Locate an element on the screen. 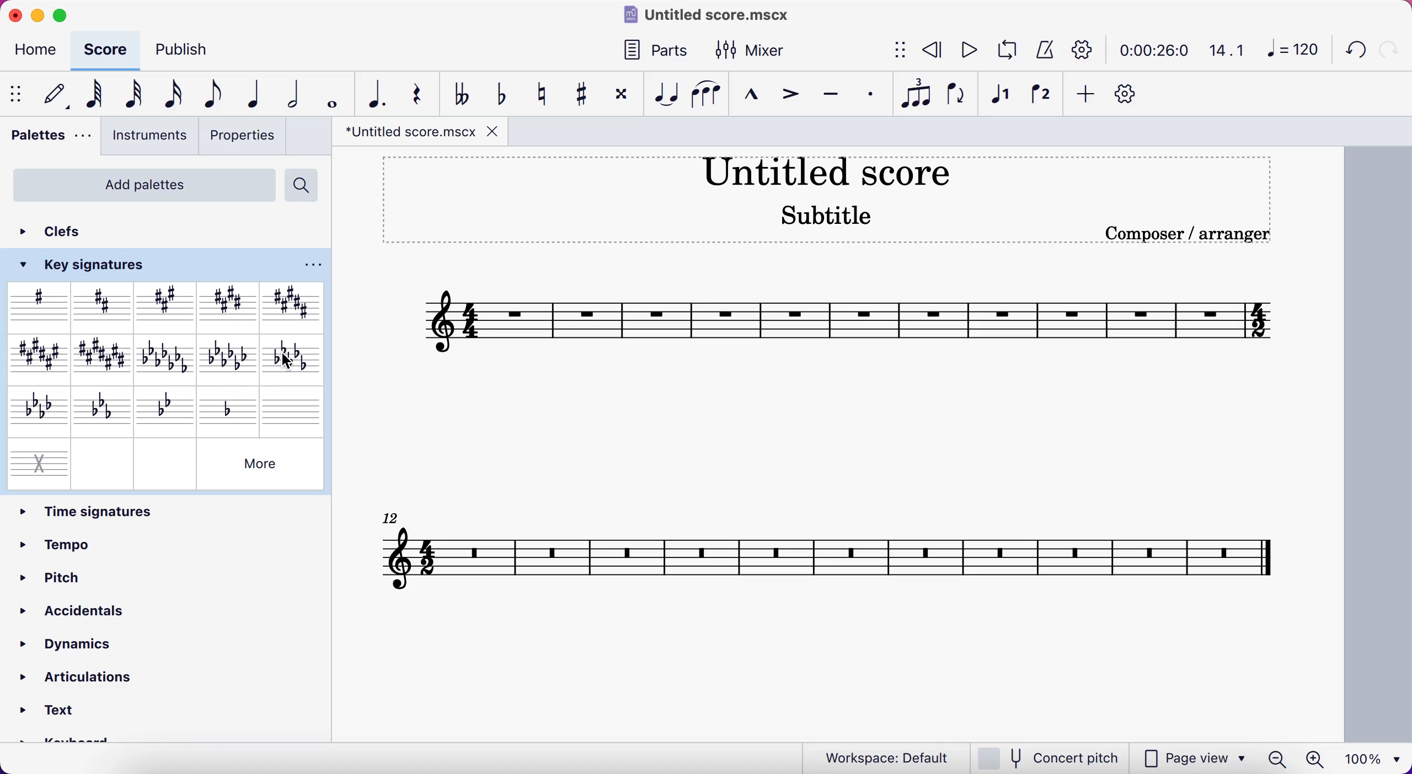 This screenshot has height=774, width=1412. score is located at coordinates (108, 50).